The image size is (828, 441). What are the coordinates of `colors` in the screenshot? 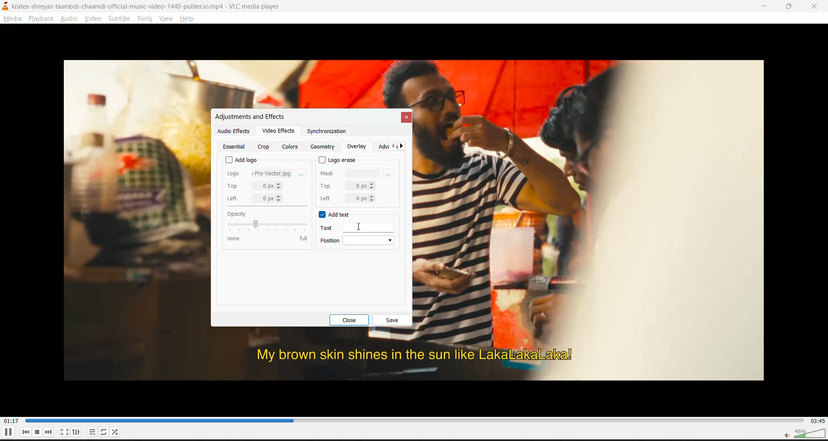 It's located at (291, 146).